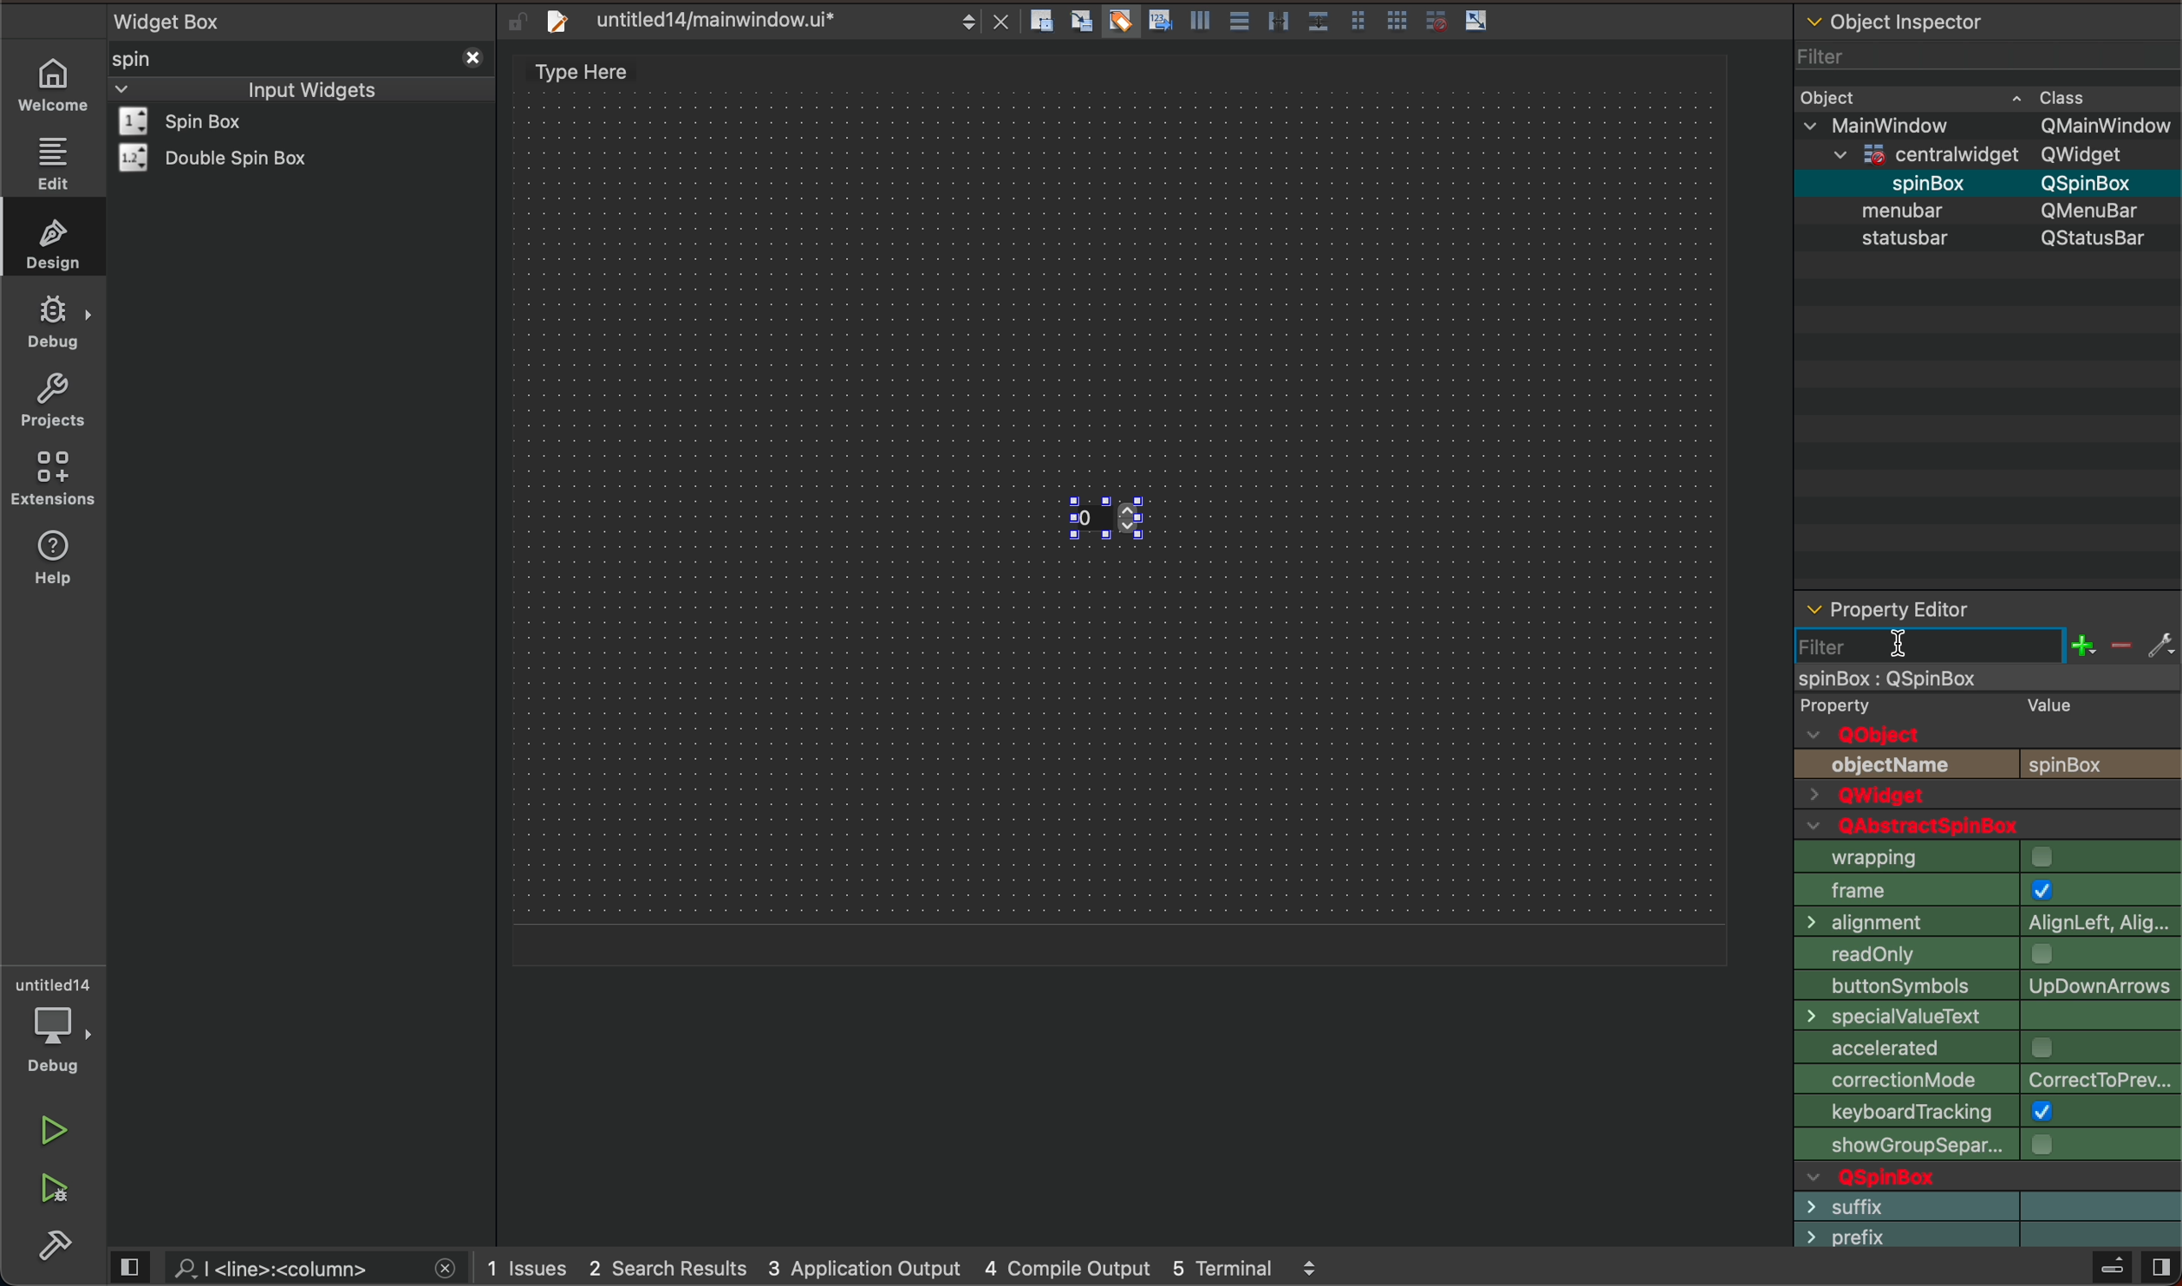 This screenshot has width=2182, height=1286. Describe the element at coordinates (2103, 764) in the screenshot. I see `text` at that location.